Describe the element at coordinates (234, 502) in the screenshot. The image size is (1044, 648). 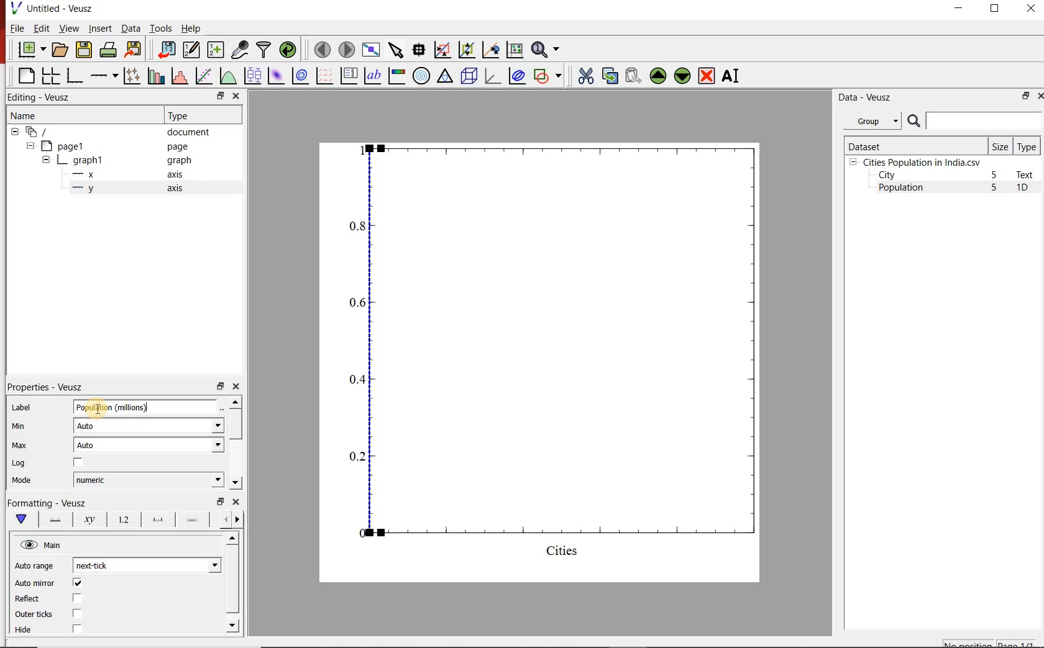
I see `close` at that location.